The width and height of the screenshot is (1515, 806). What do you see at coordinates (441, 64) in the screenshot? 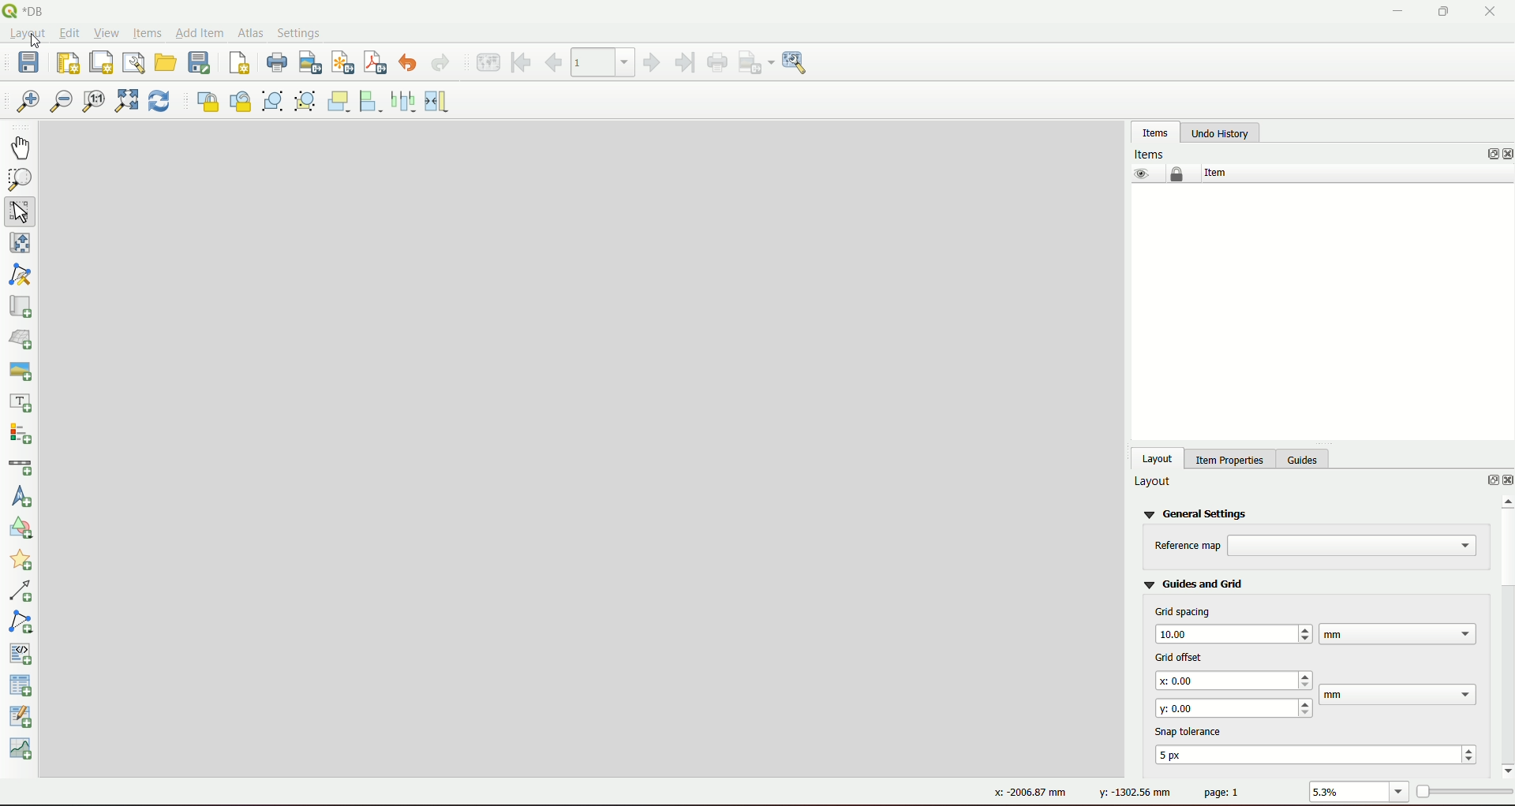
I see `redo` at bounding box center [441, 64].